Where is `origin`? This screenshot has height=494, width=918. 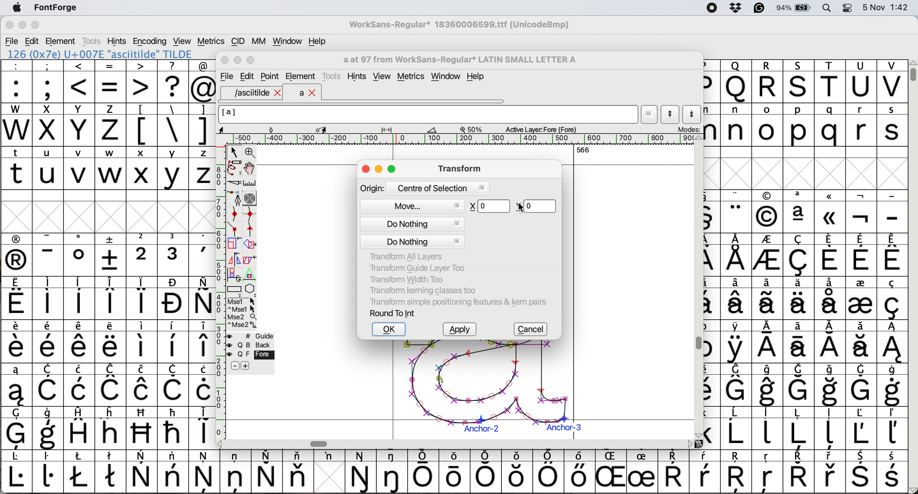
origin is located at coordinates (424, 188).